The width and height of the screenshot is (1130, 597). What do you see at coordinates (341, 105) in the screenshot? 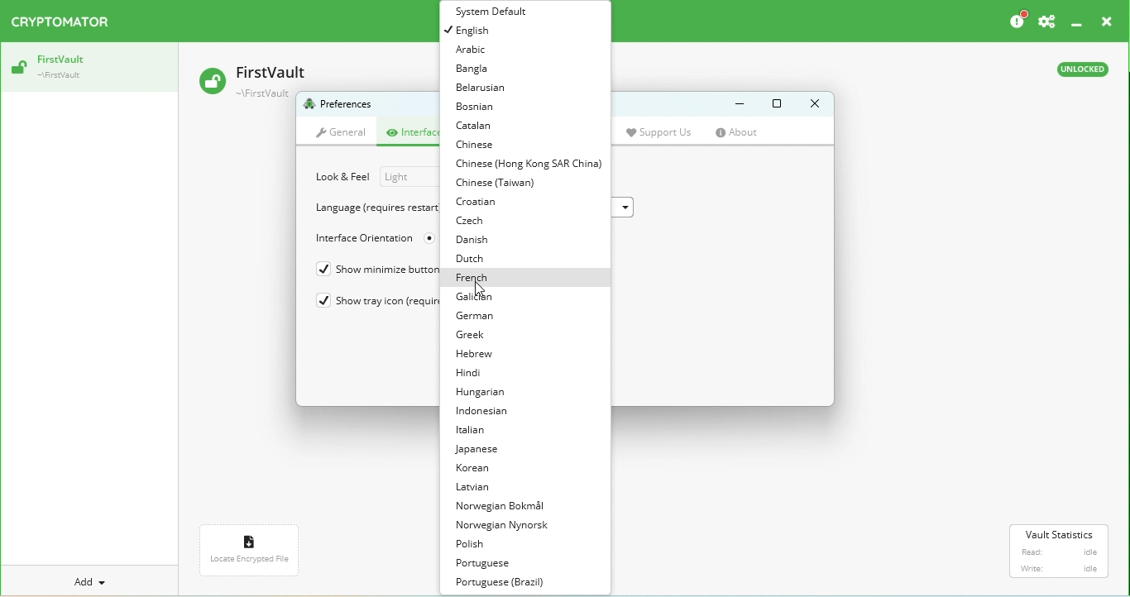
I see `Preferences` at bounding box center [341, 105].